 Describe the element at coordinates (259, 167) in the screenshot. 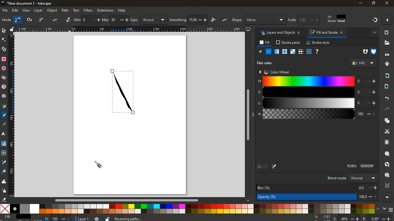

I see `overlap` at that location.